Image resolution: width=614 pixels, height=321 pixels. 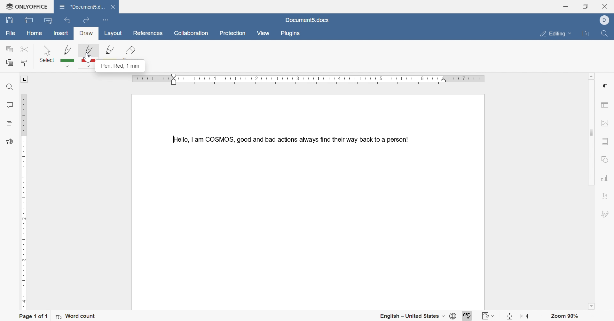 I want to click on spell checking, so click(x=466, y=315).